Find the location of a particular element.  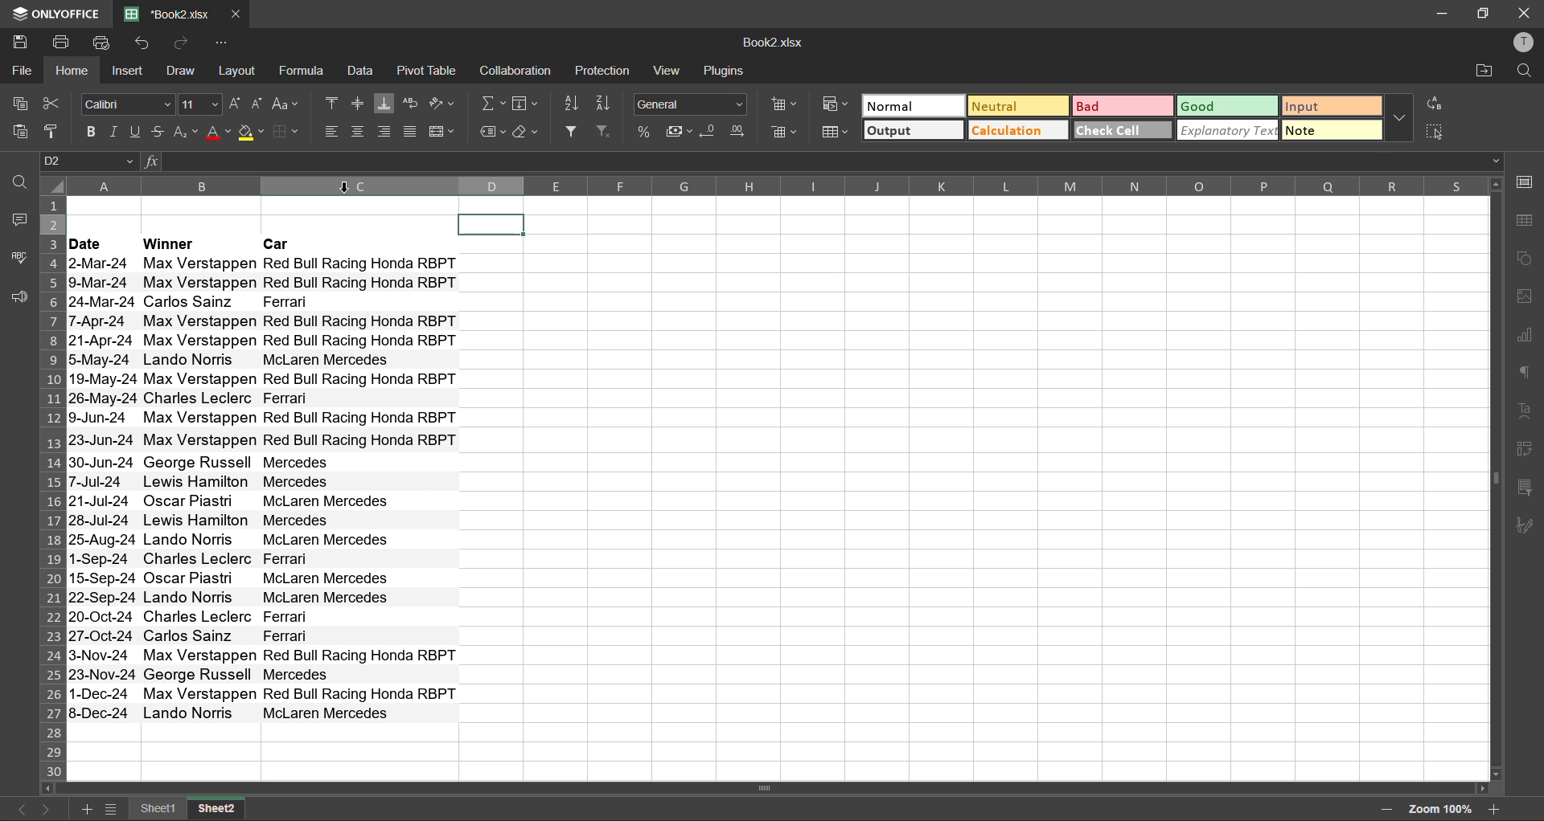

selected cell is located at coordinates (495, 223).